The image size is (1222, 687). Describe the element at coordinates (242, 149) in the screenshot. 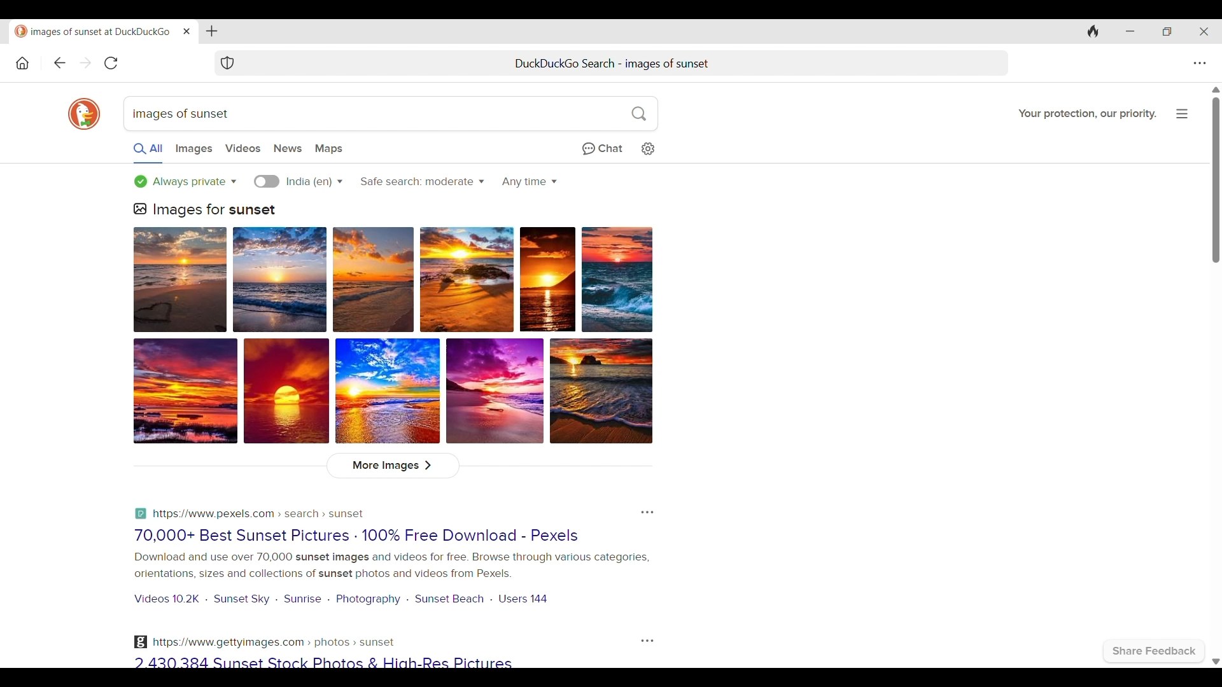

I see `Search videos` at that location.